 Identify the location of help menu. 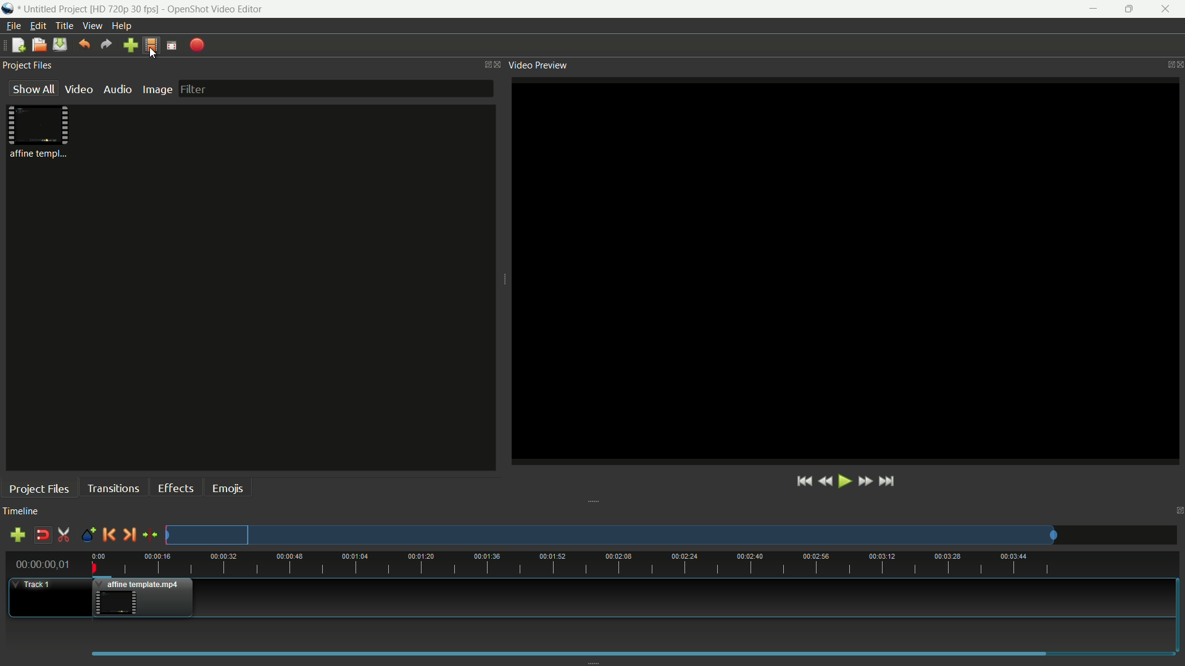
(122, 26).